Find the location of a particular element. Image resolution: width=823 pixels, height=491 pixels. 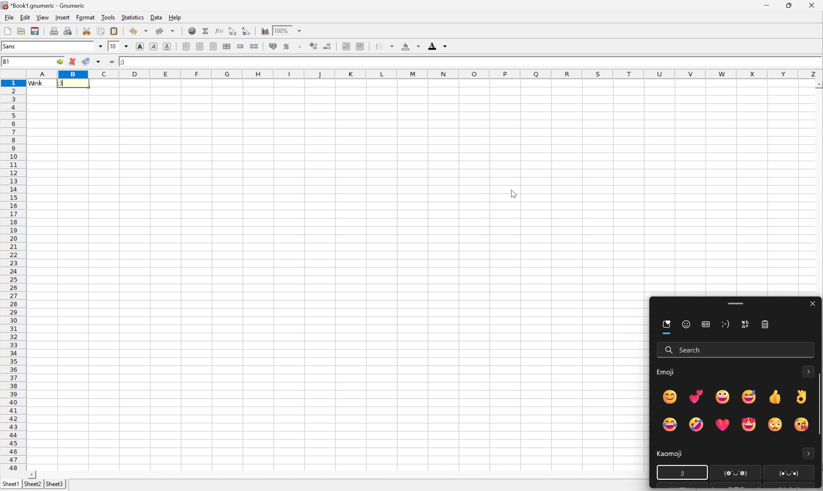

tools is located at coordinates (107, 18).